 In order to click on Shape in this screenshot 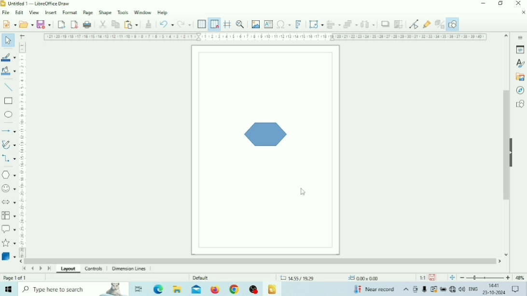, I will do `click(105, 13)`.